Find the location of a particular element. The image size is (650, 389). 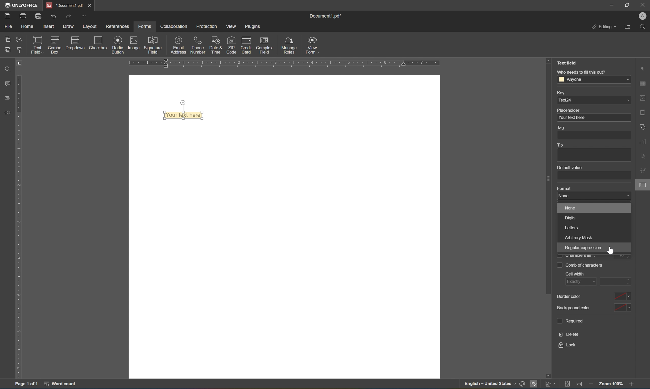

find is located at coordinates (7, 69).